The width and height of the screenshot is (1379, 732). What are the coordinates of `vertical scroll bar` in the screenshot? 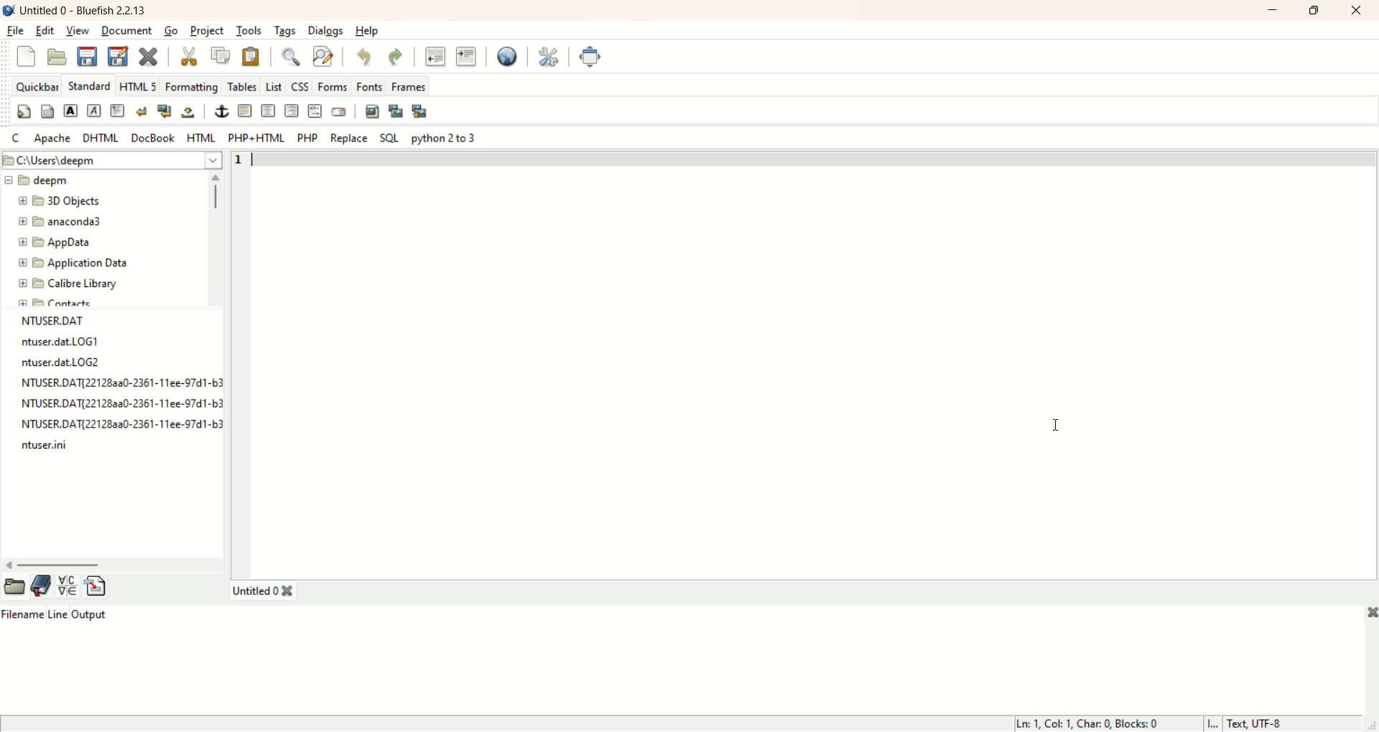 It's located at (215, 238).